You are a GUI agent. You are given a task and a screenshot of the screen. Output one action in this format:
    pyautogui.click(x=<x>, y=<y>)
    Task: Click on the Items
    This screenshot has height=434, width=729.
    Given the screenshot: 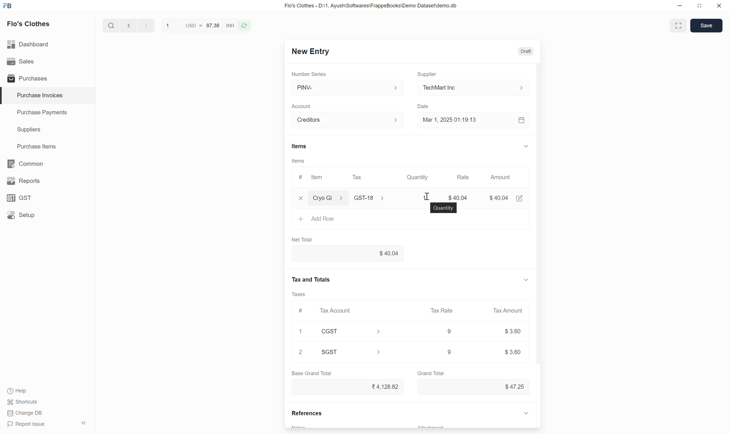 What is the action you would take?
    pyautogui.click(x=299, y=146)
    